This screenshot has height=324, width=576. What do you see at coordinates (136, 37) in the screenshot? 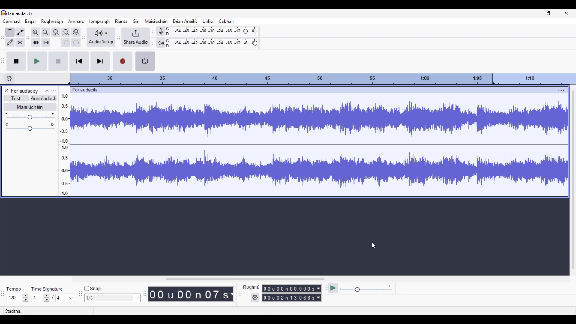
I see `Share audio` at bounding box center [136, 37].